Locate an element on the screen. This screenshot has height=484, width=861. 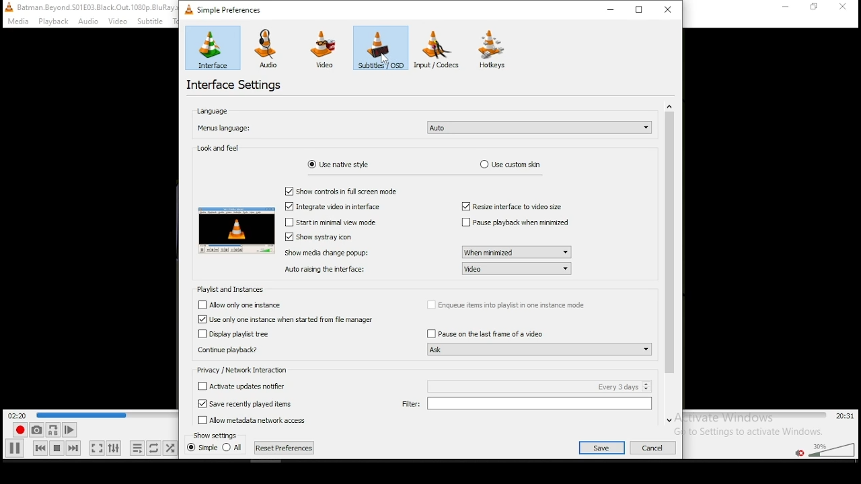
volume is located at coordinates (833, 448).